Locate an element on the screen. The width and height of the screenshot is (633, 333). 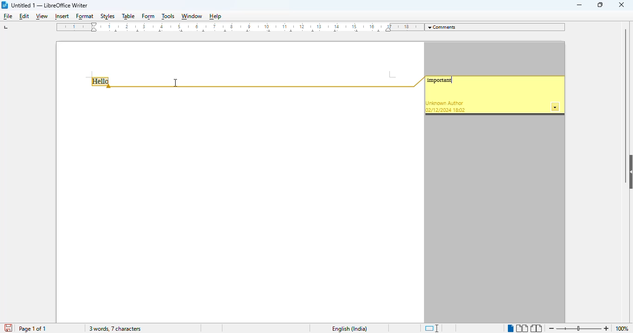
page 1 of 1 is located at coordinates (32, 329).